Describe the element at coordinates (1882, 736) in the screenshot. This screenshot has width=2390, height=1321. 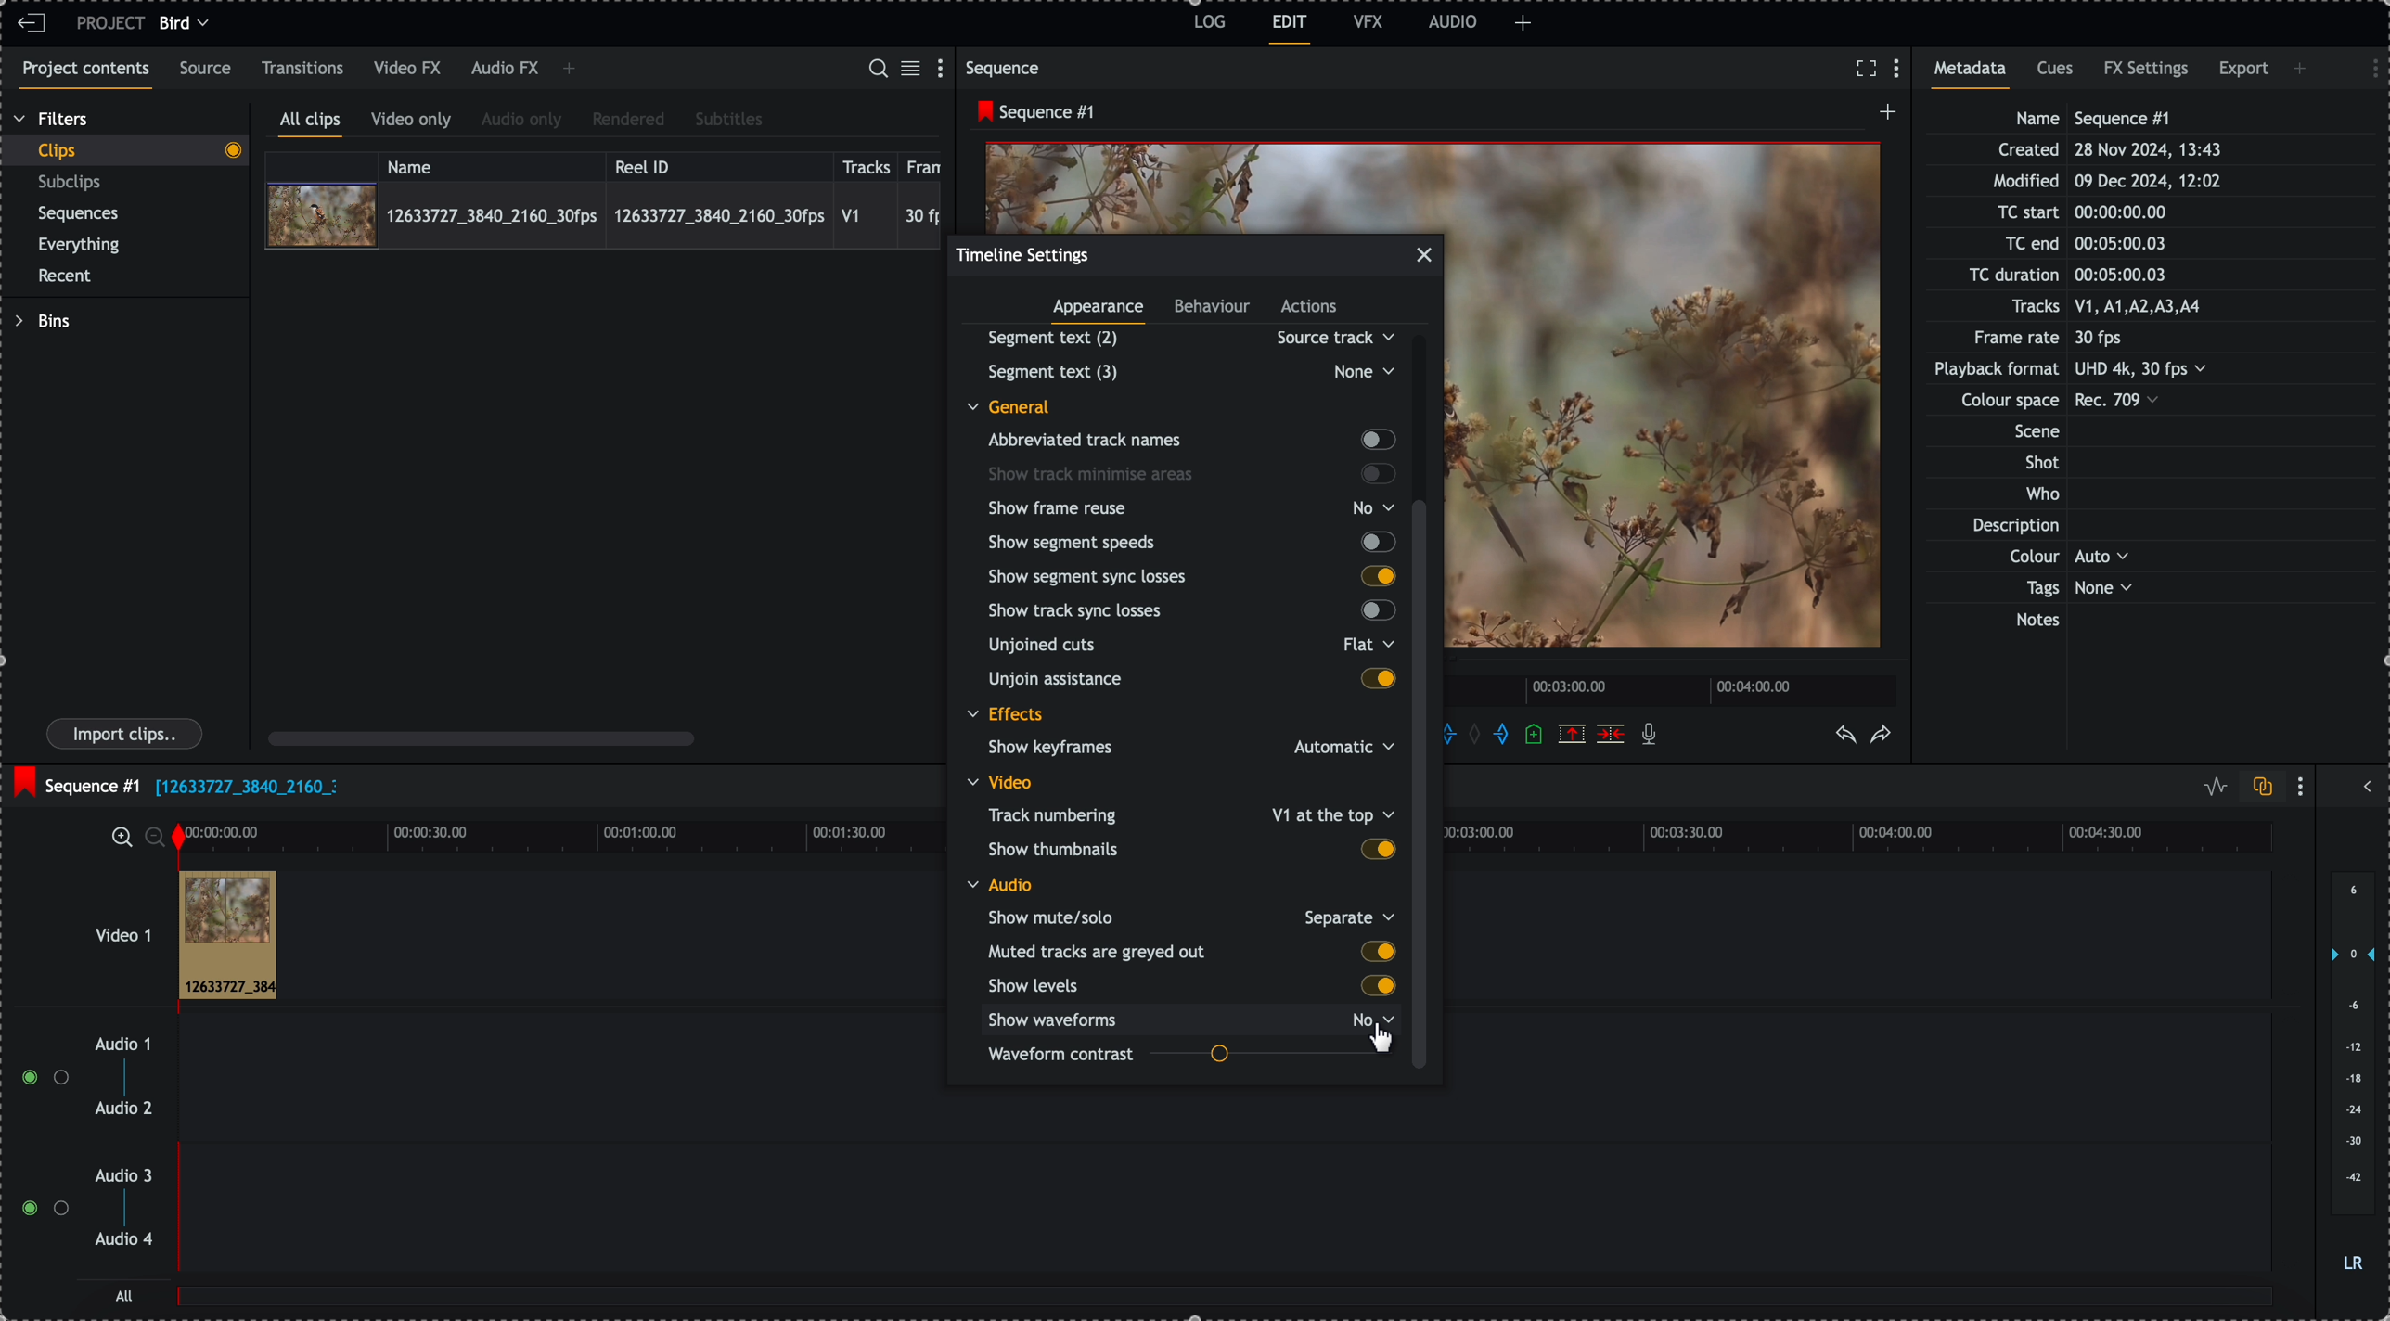
I see `redo` at that location.